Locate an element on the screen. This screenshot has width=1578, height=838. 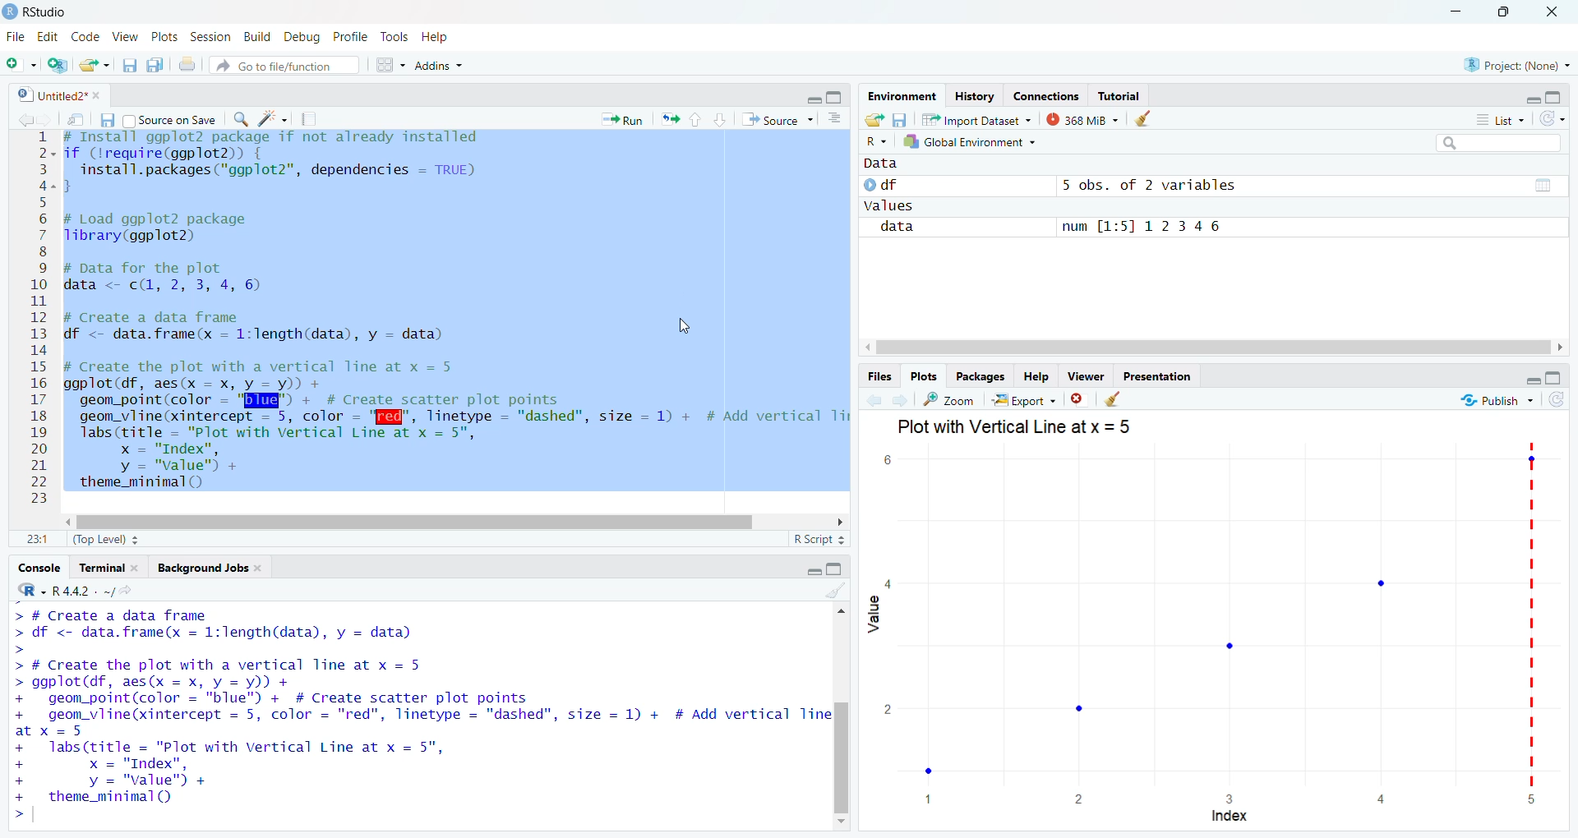
11 (Top Level) = is located at coordinates (84, 536).